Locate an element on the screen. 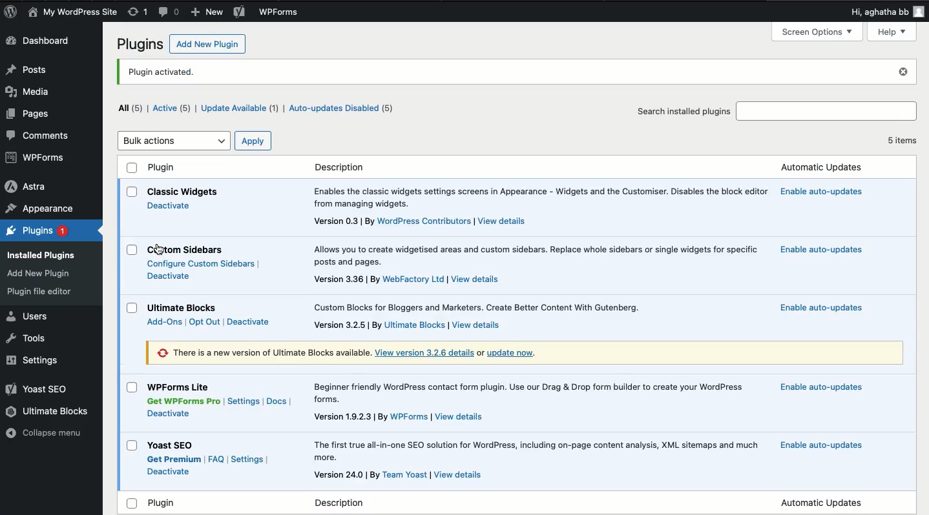  input box is located at coordinates (828, 110).